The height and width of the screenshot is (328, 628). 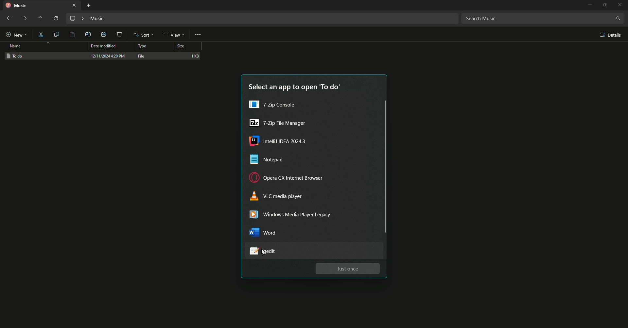 I want to click on 7-zip Console, so click(x=275, y=105).